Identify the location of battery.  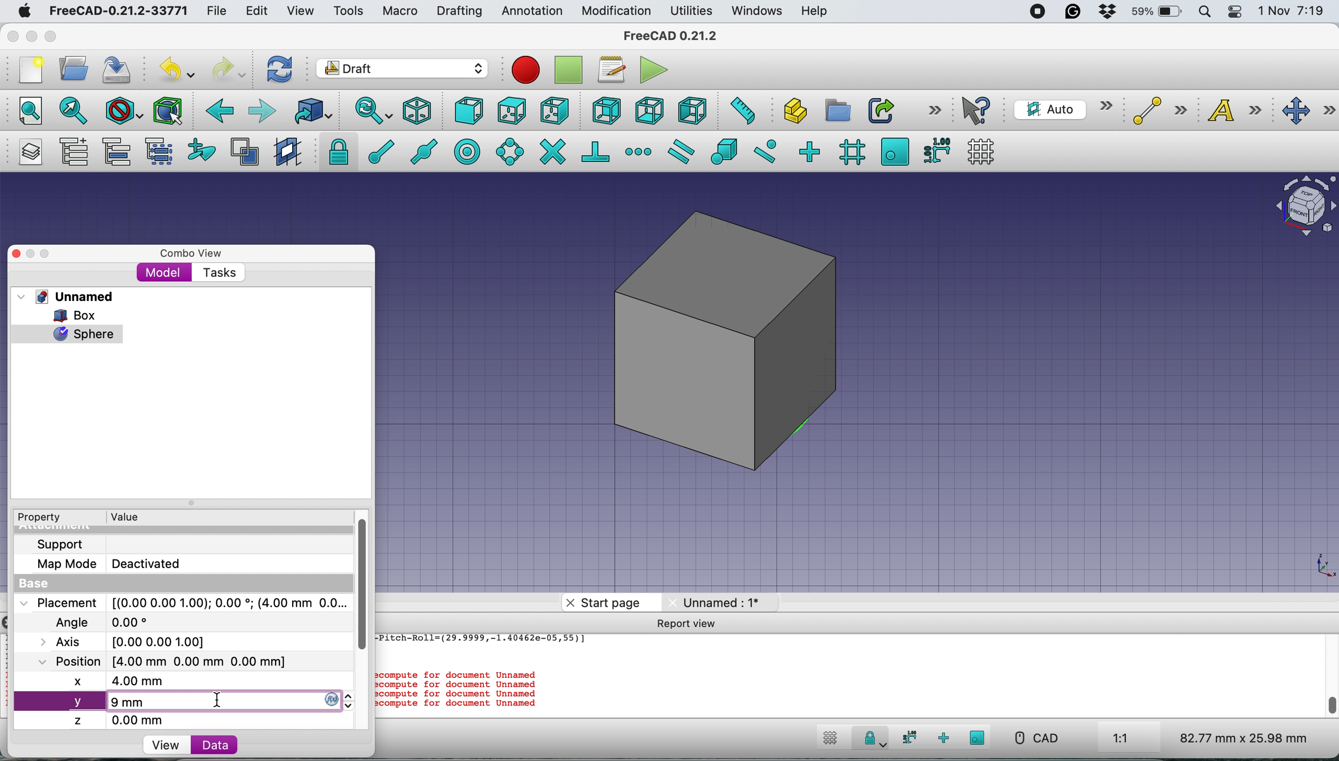
(1153, 13).